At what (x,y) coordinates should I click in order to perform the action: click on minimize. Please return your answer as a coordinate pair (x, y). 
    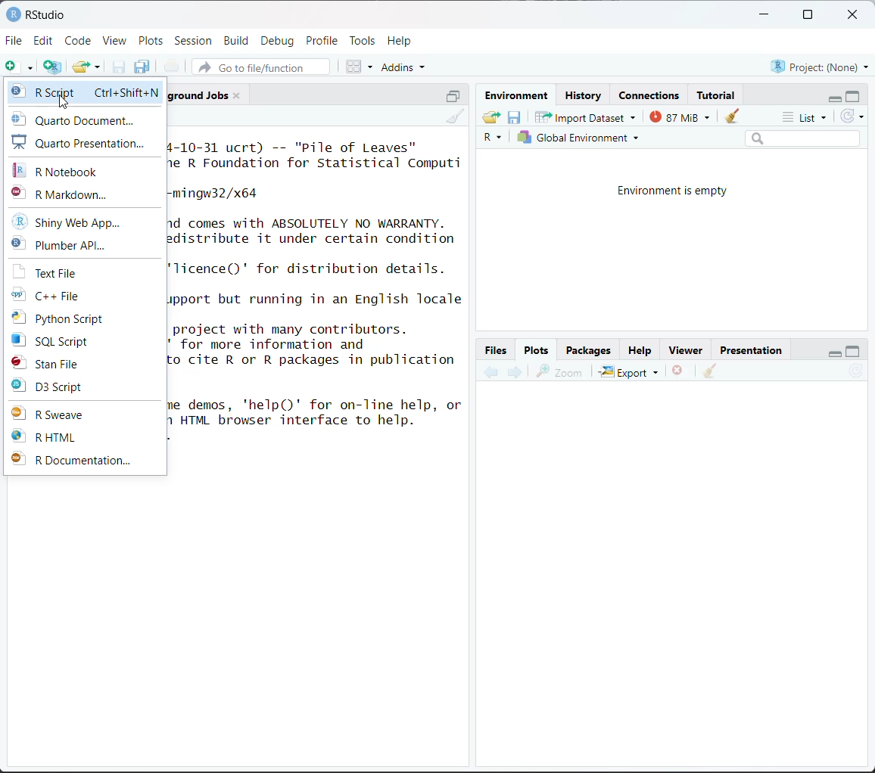
    Looking at the image, I should click on (832, 97).